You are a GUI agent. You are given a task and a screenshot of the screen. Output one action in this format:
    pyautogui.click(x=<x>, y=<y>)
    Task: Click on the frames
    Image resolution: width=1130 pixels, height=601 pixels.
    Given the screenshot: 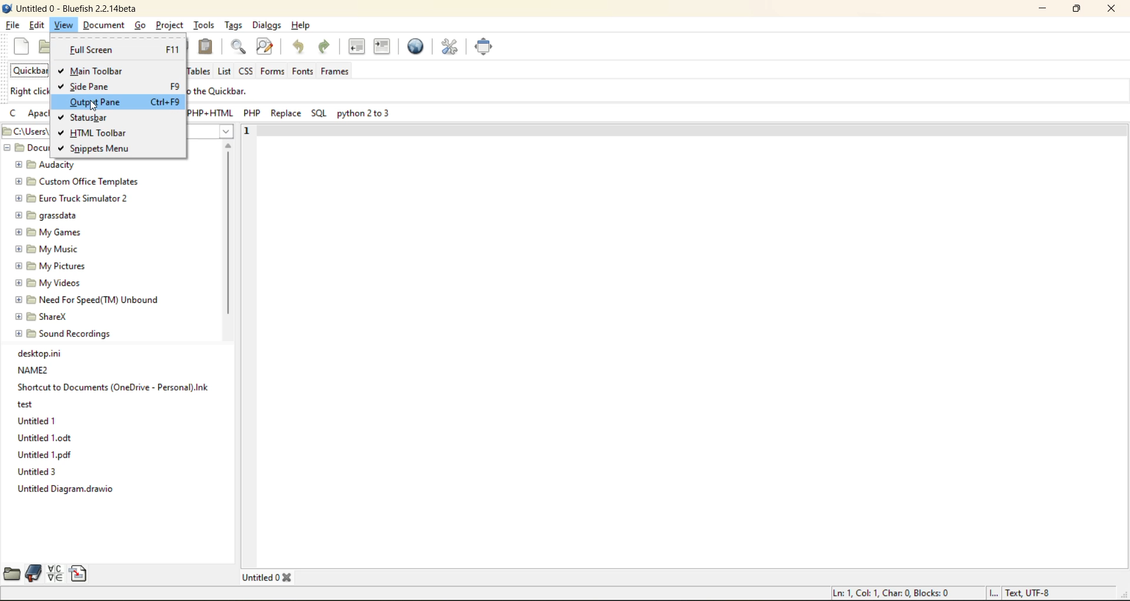 What is the action you would take?
    pyautogui.click(x=338, y=69)
    